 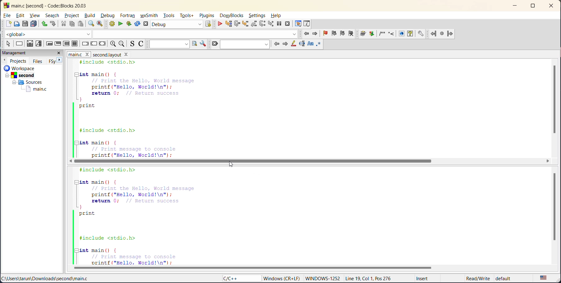 I want to click on find, so click(x=91, y=24).